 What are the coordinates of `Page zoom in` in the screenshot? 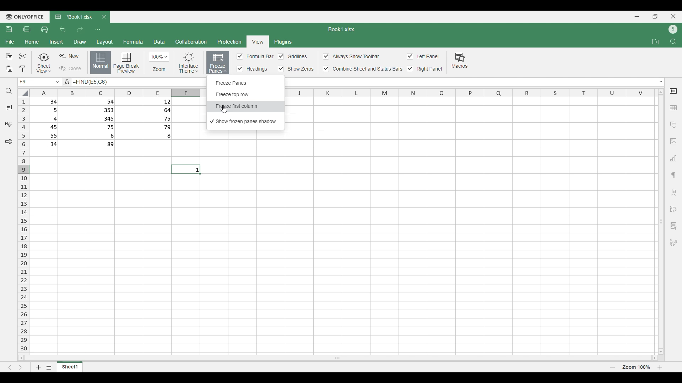 It's located at (660, 367).